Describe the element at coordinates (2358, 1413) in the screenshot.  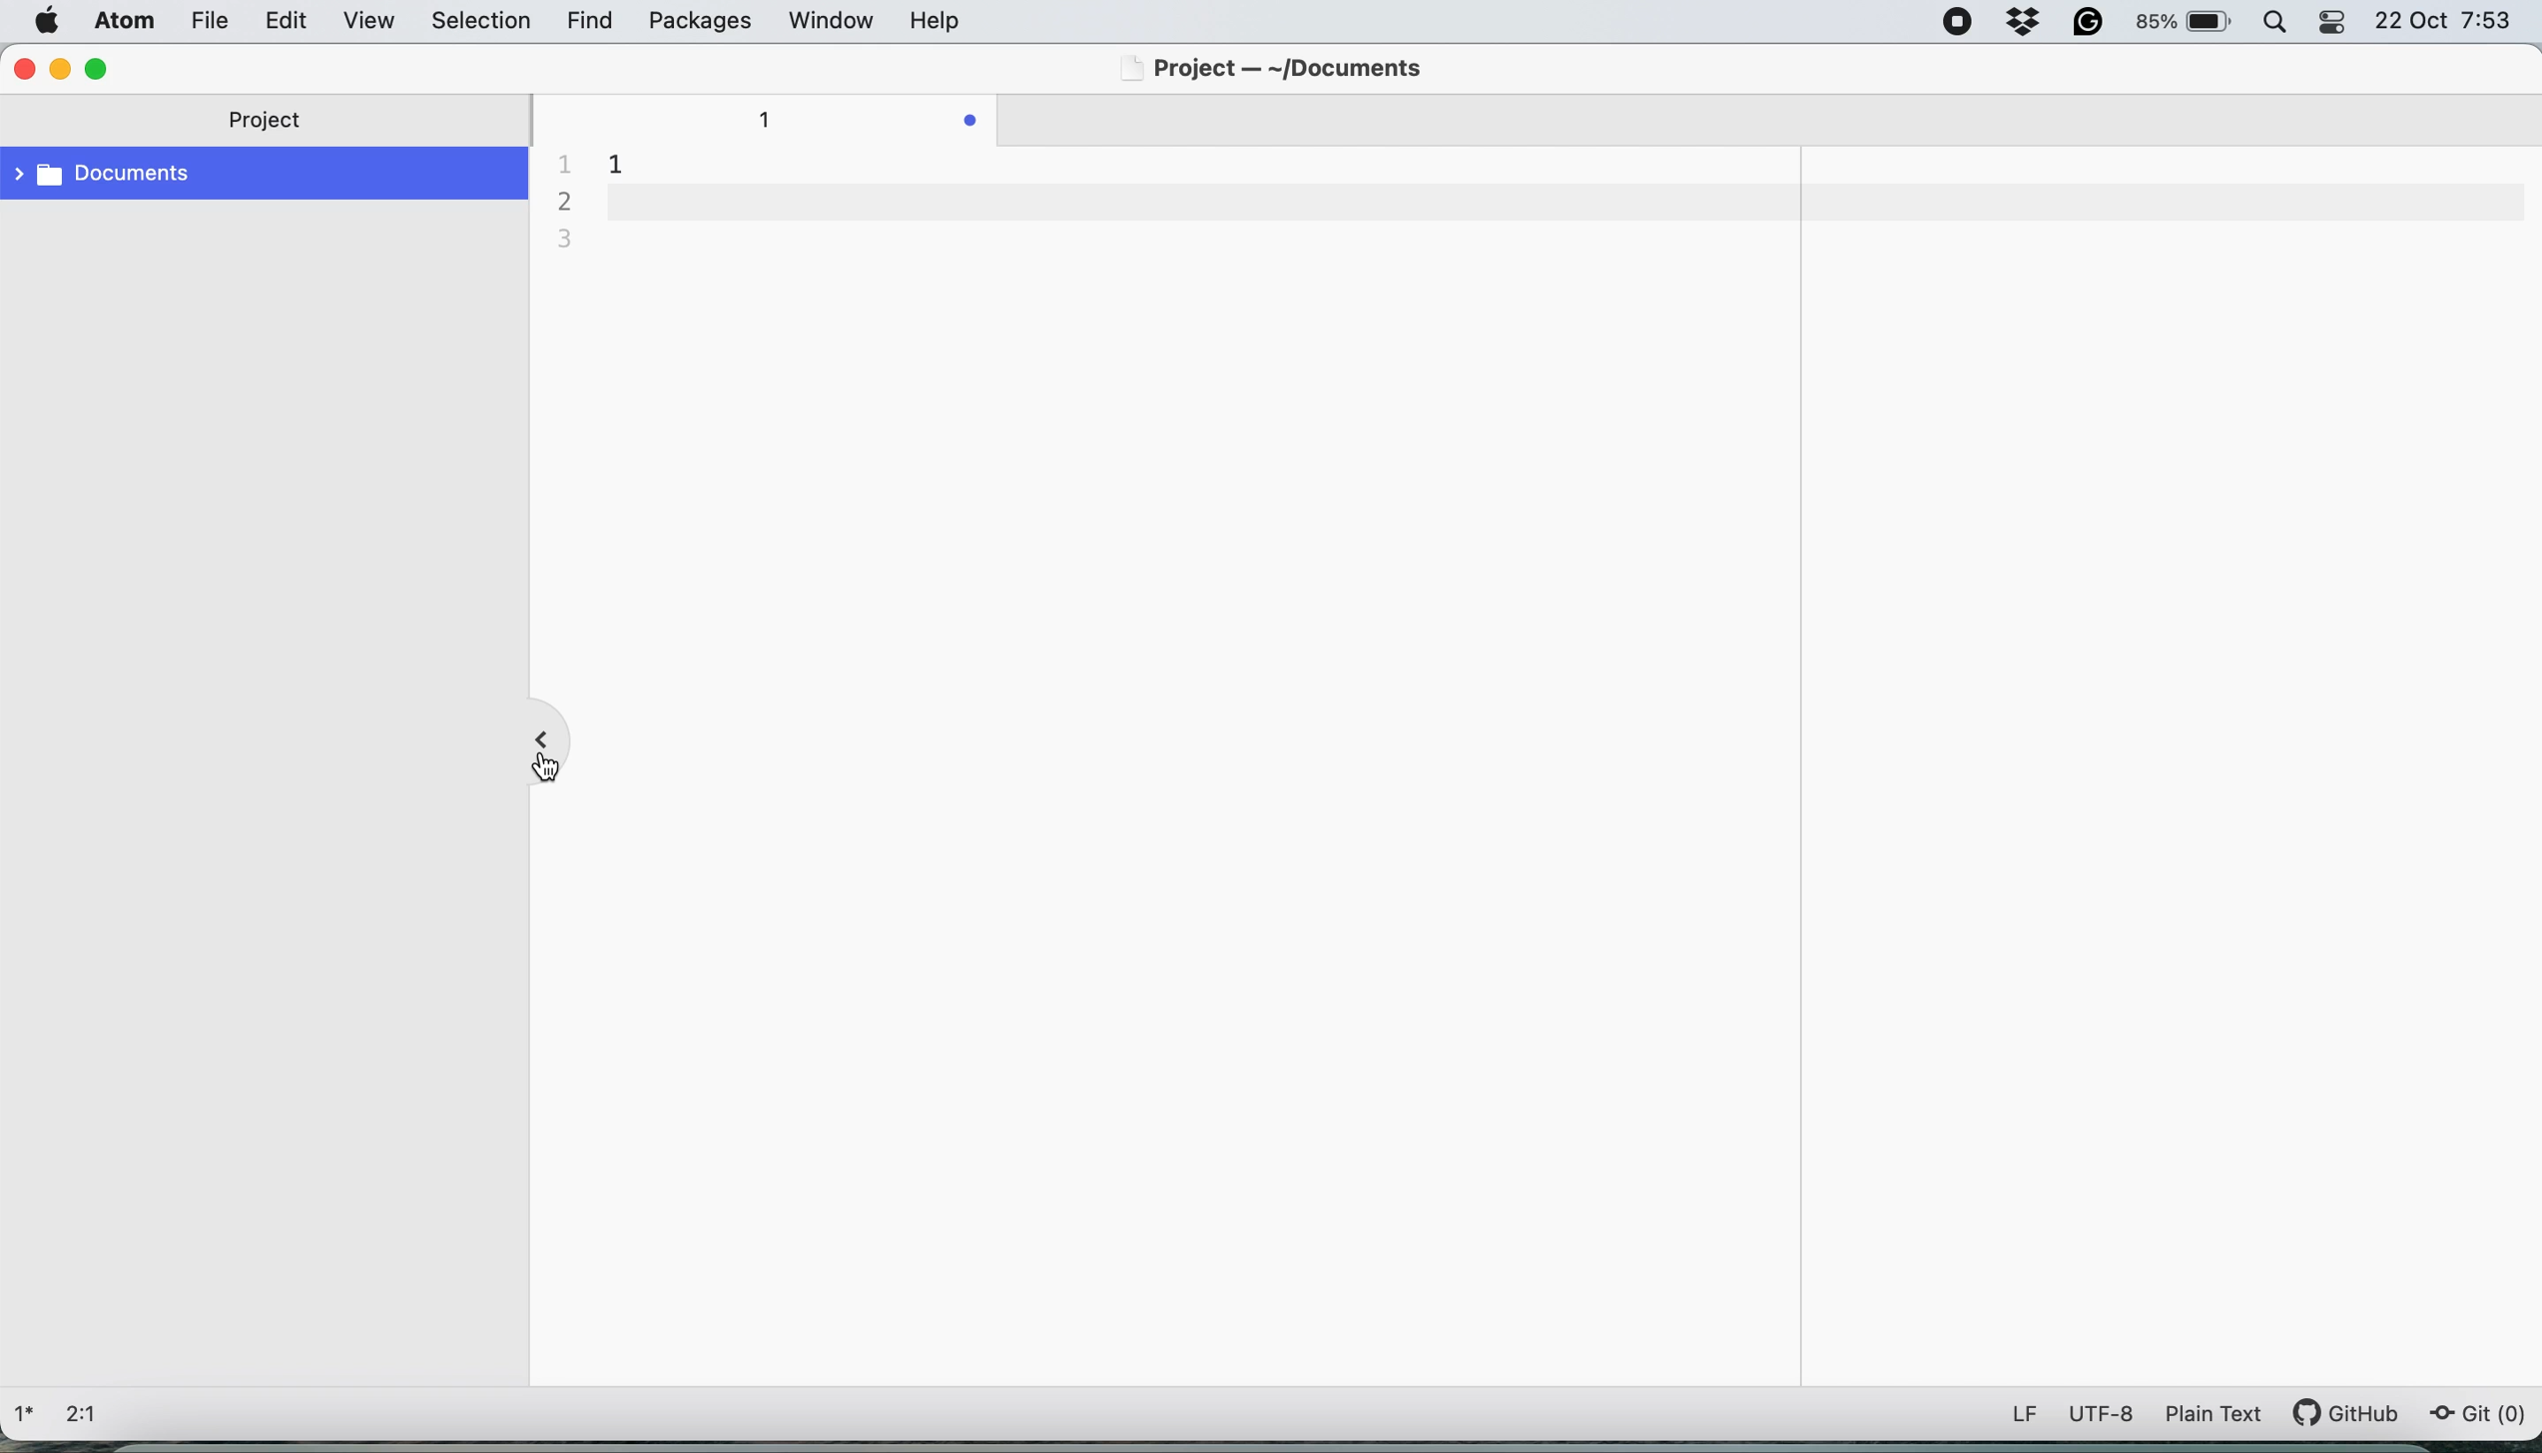
I see `github` at that location.